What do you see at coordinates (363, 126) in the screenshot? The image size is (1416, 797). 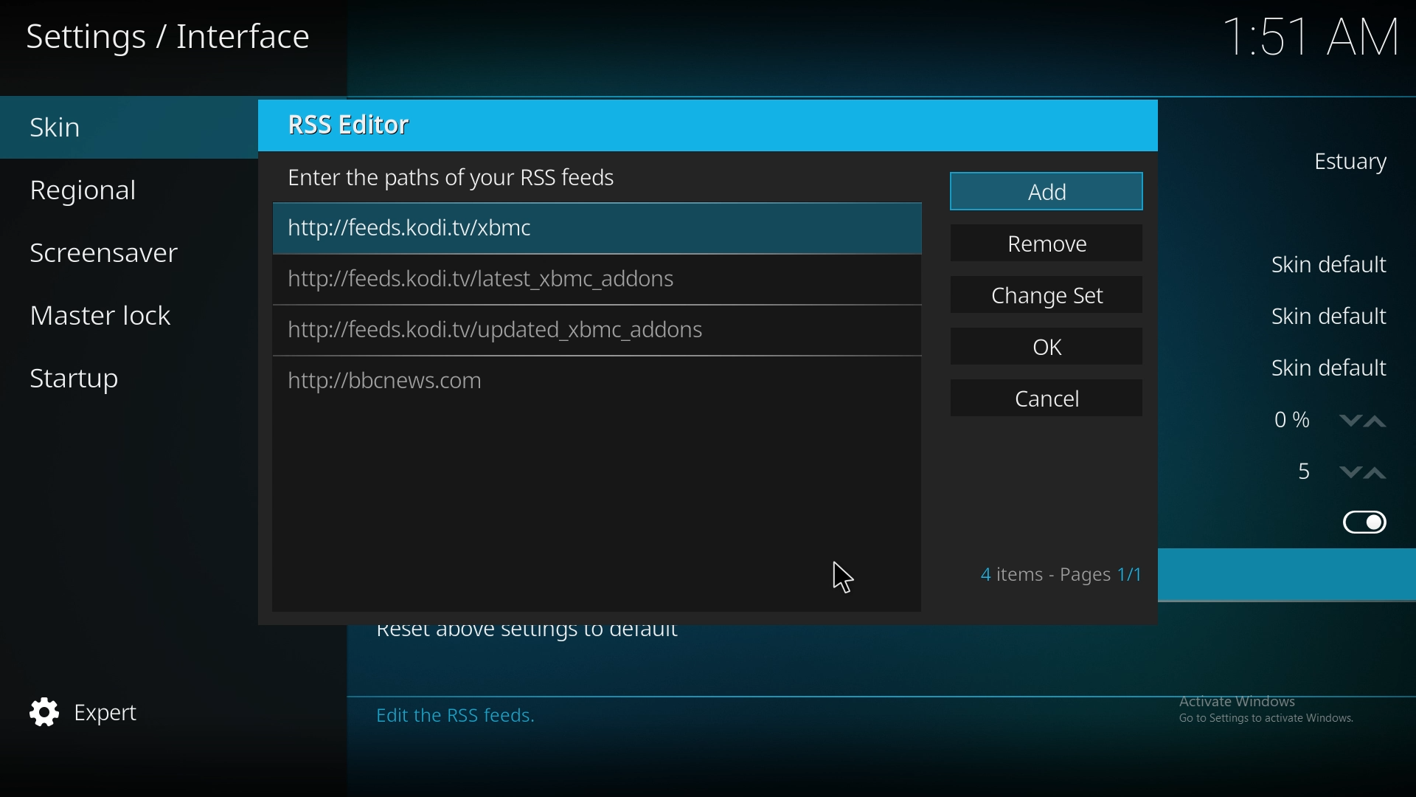 I see `rss editor` at bounding box center [363, 126].